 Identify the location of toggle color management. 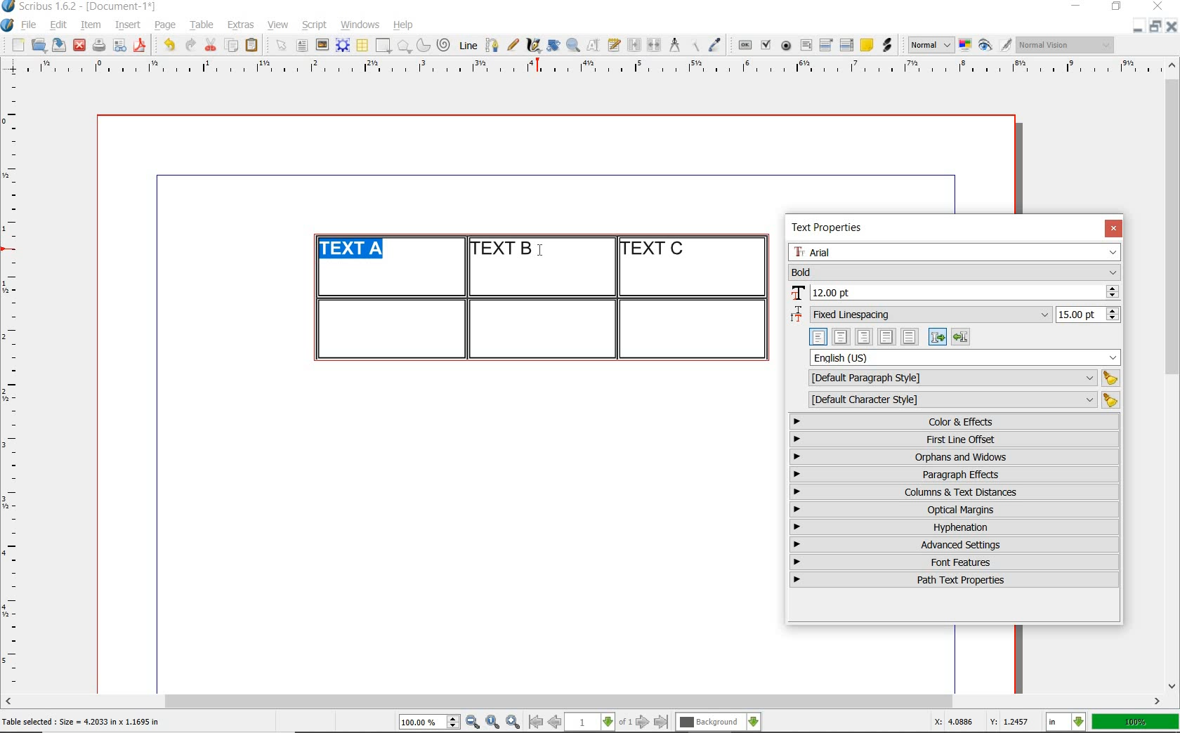
(966, 46).